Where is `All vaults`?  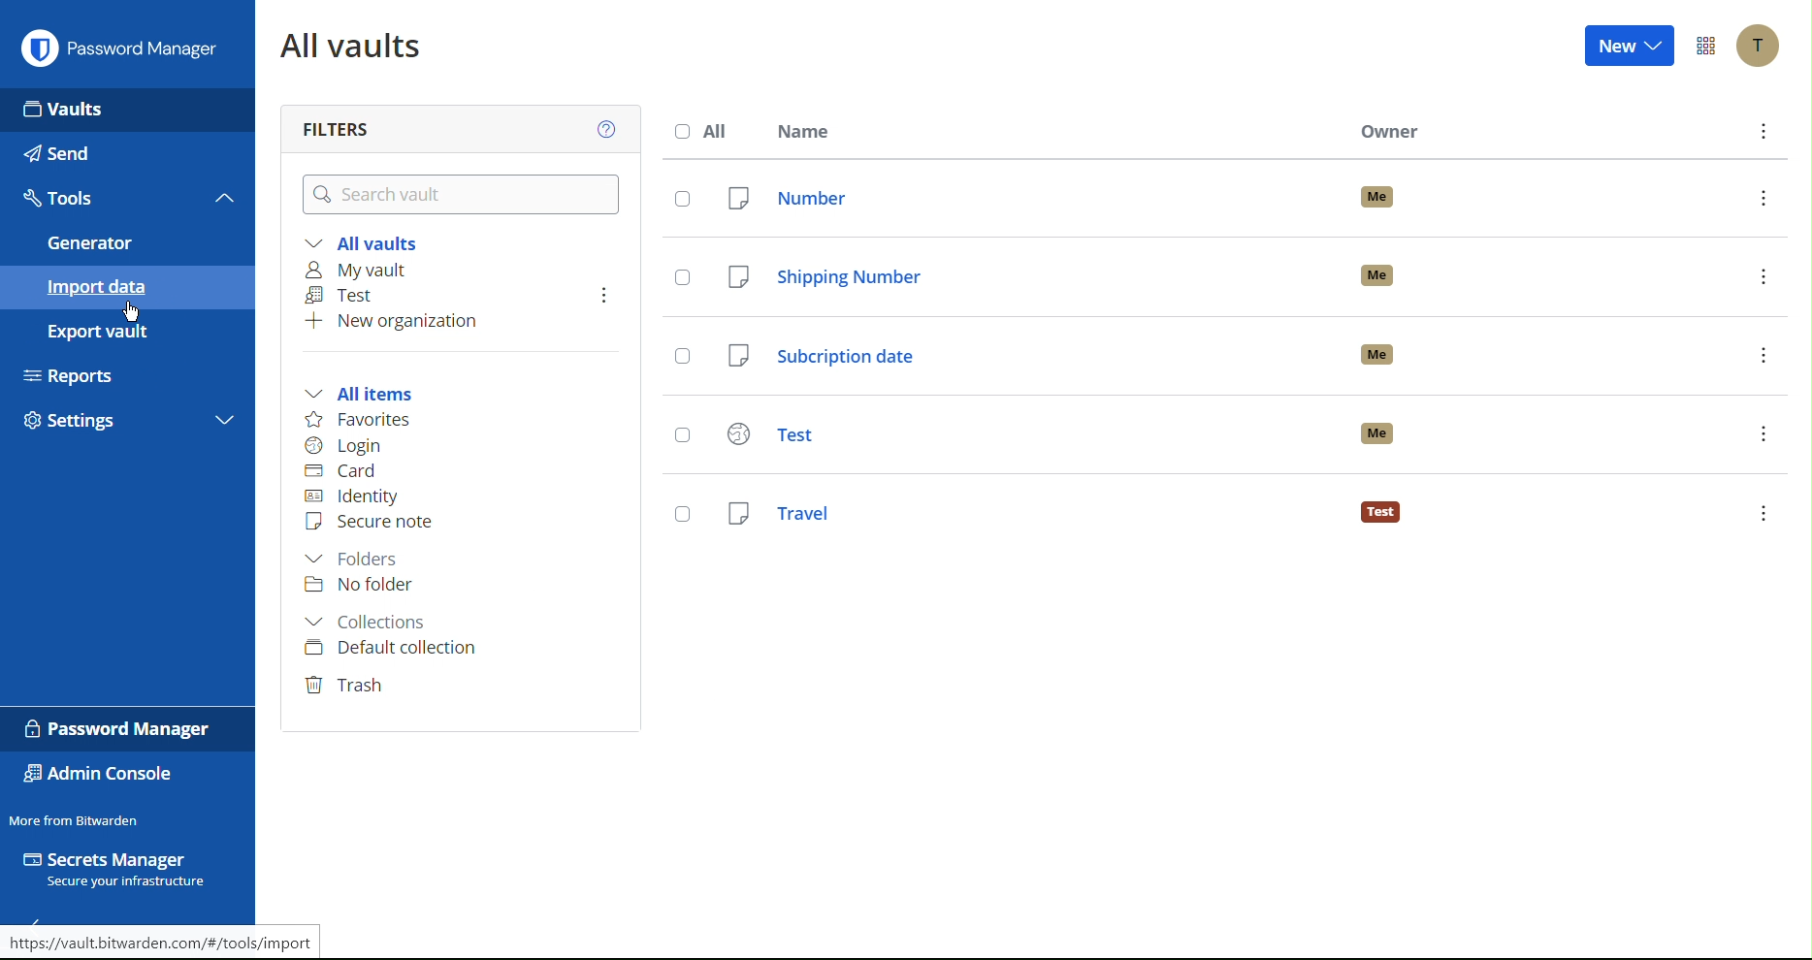 All vaults is located at coordinates (356, 46).